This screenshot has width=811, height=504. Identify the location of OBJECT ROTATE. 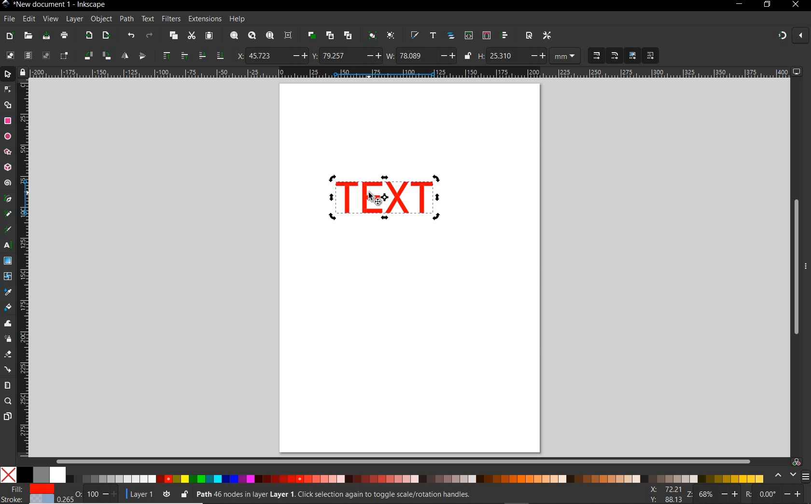
(97, 55).